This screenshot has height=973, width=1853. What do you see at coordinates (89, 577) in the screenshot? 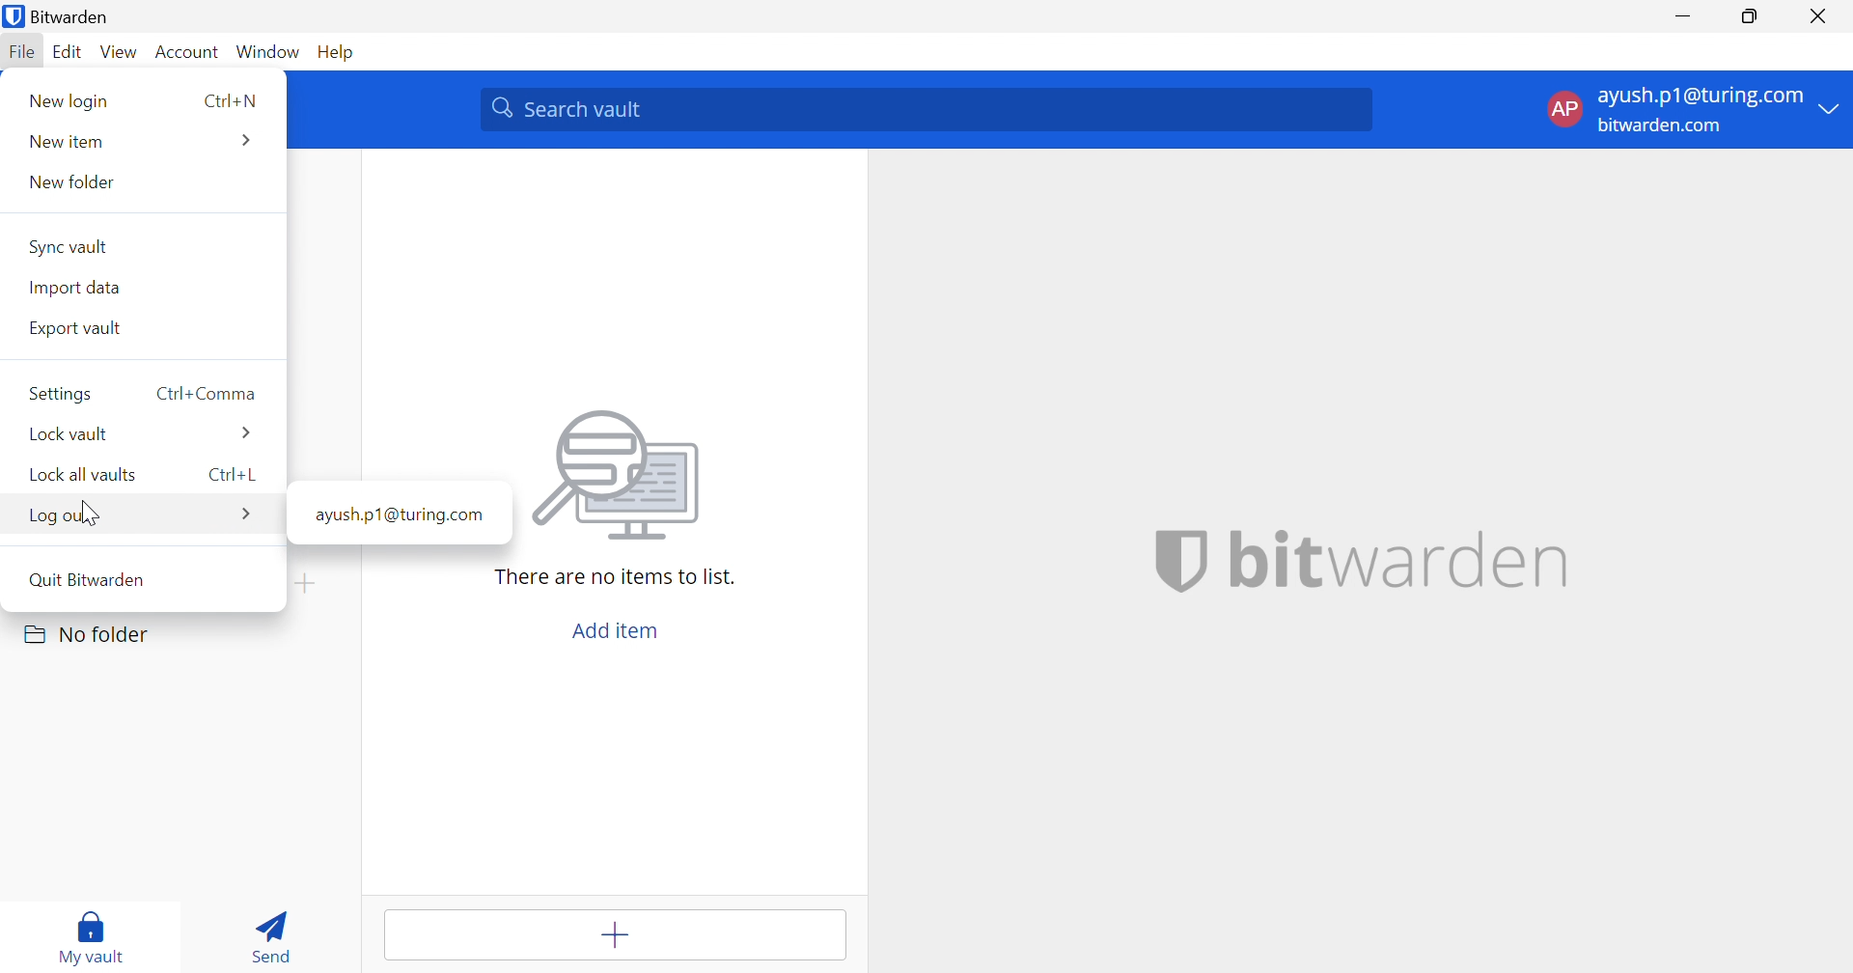
I see `Quit Bitwarden` at bounding box center [89, 577].